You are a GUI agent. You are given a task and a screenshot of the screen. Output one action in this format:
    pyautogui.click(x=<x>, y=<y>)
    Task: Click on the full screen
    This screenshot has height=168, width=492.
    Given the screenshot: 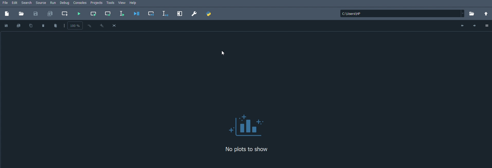 What is the action you would take?
    pyautogui.click(x=115, y=25)
    